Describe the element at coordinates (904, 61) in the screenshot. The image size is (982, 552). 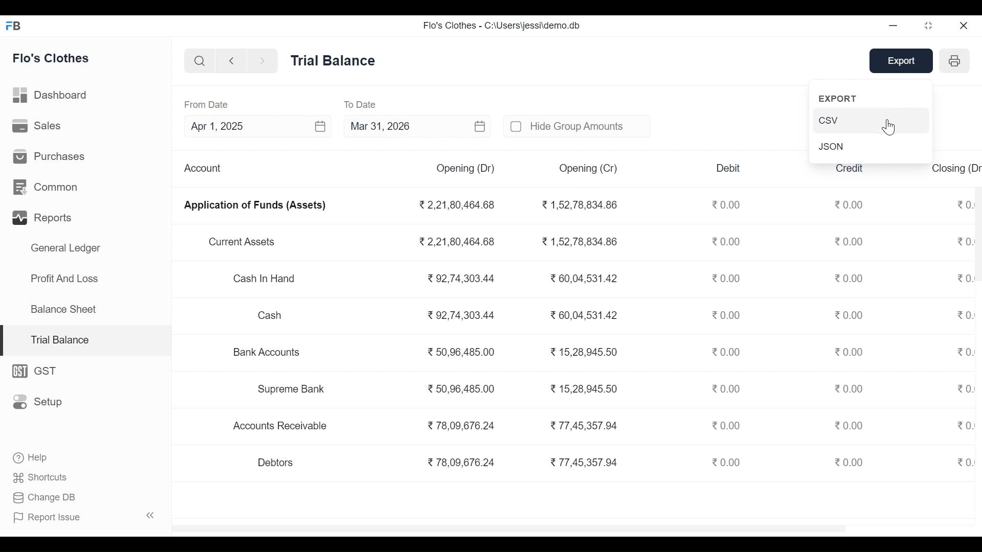
I see `Export` at that location.